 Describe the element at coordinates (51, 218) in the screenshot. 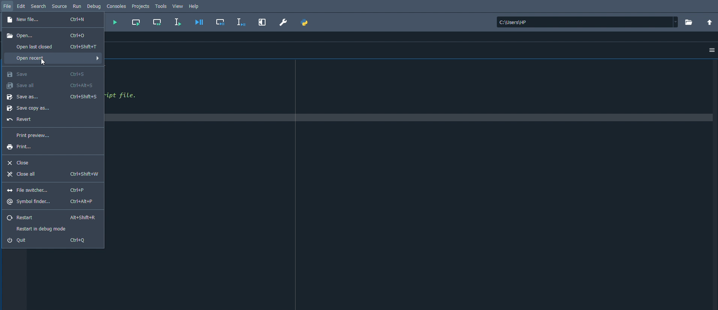

I see `Restart` at that location.